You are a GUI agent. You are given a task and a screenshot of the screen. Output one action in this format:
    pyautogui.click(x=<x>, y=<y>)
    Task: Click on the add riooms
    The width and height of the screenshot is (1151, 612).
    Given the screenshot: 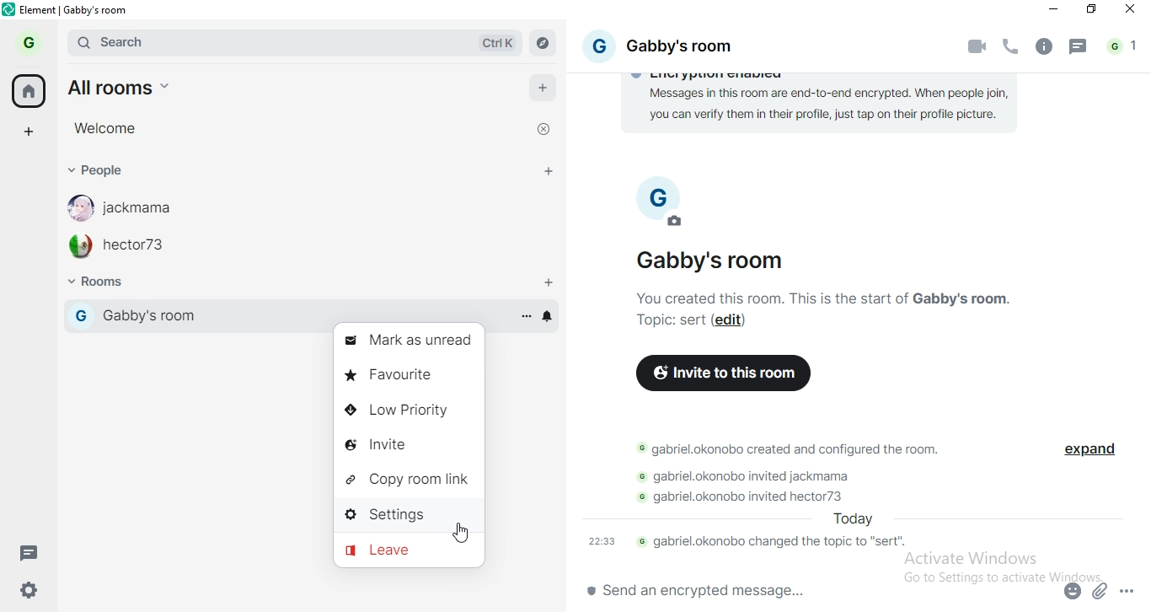 What is the action you would take?
    pyautogui.click(x=549, y=283)
    